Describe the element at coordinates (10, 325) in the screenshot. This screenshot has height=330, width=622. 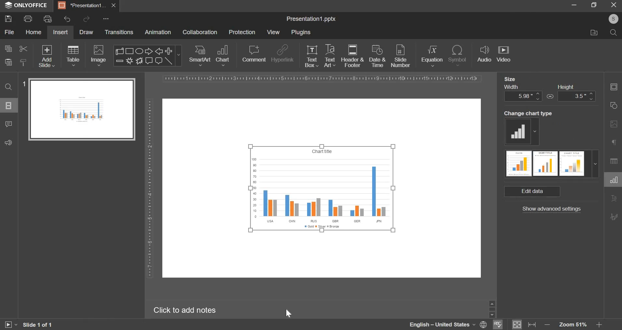
I see `start slide show` at that location.